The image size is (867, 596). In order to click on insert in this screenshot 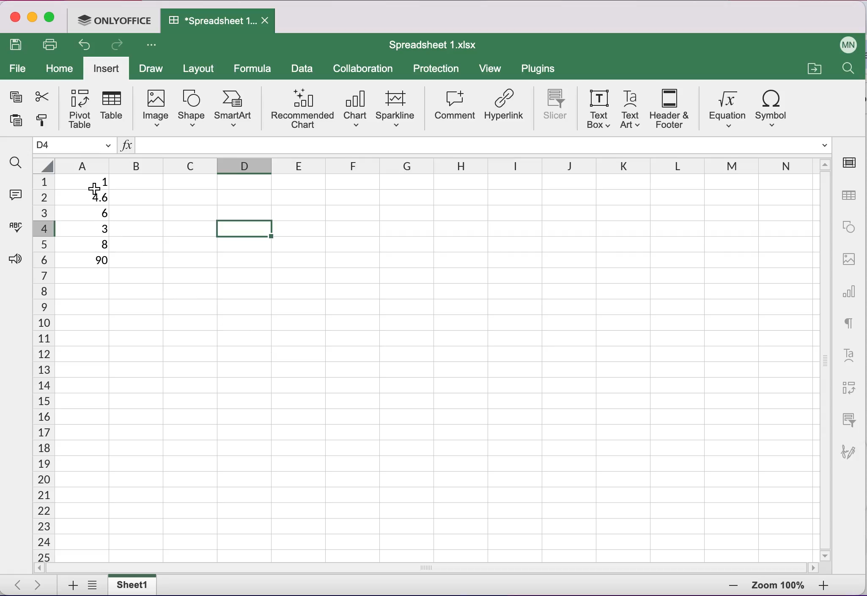, I will do `click(106, 68)`.